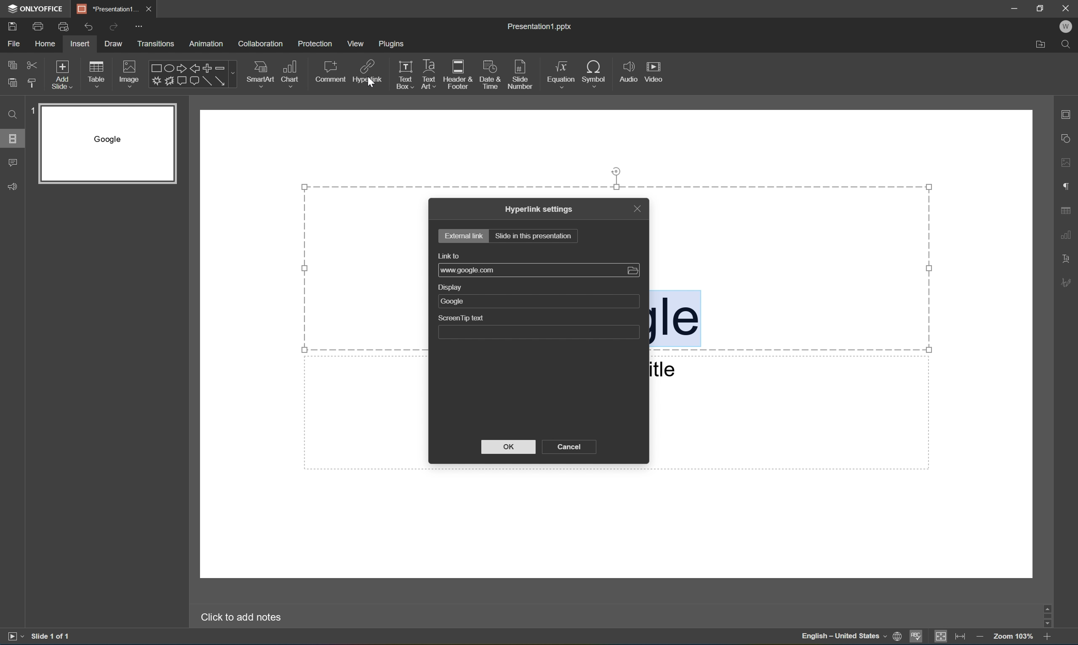  Describe the element at coordinates (316, 43) in the screenshot. I see `Protection` at that location.